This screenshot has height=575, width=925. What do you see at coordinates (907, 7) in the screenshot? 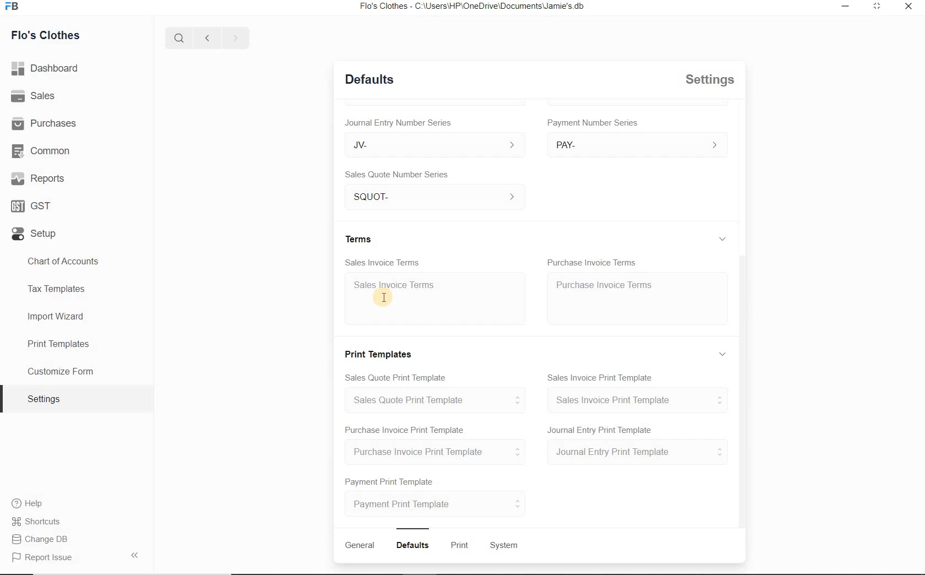
I see `Close` at bounding box center [907, 7].